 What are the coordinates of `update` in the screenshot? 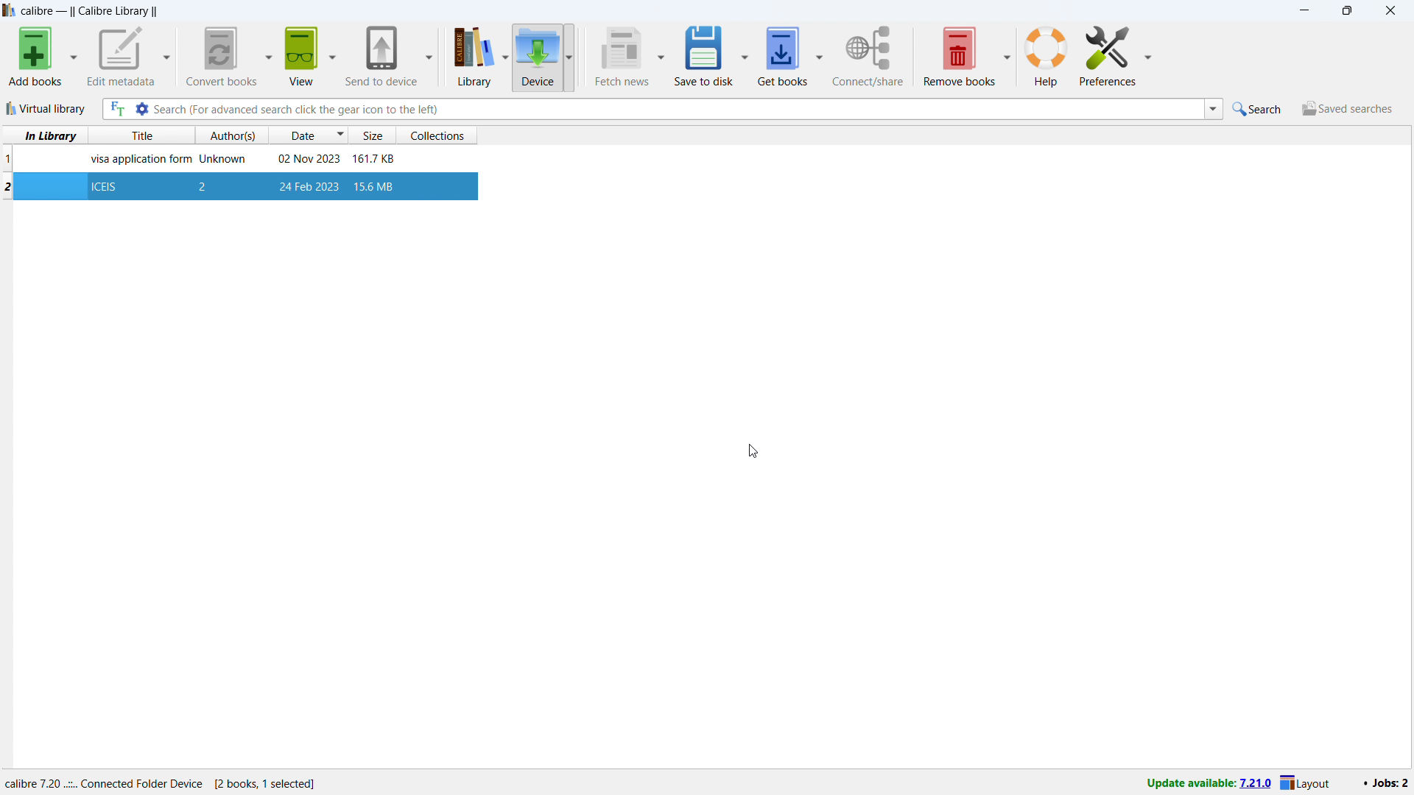 It's located at (1209, 783).